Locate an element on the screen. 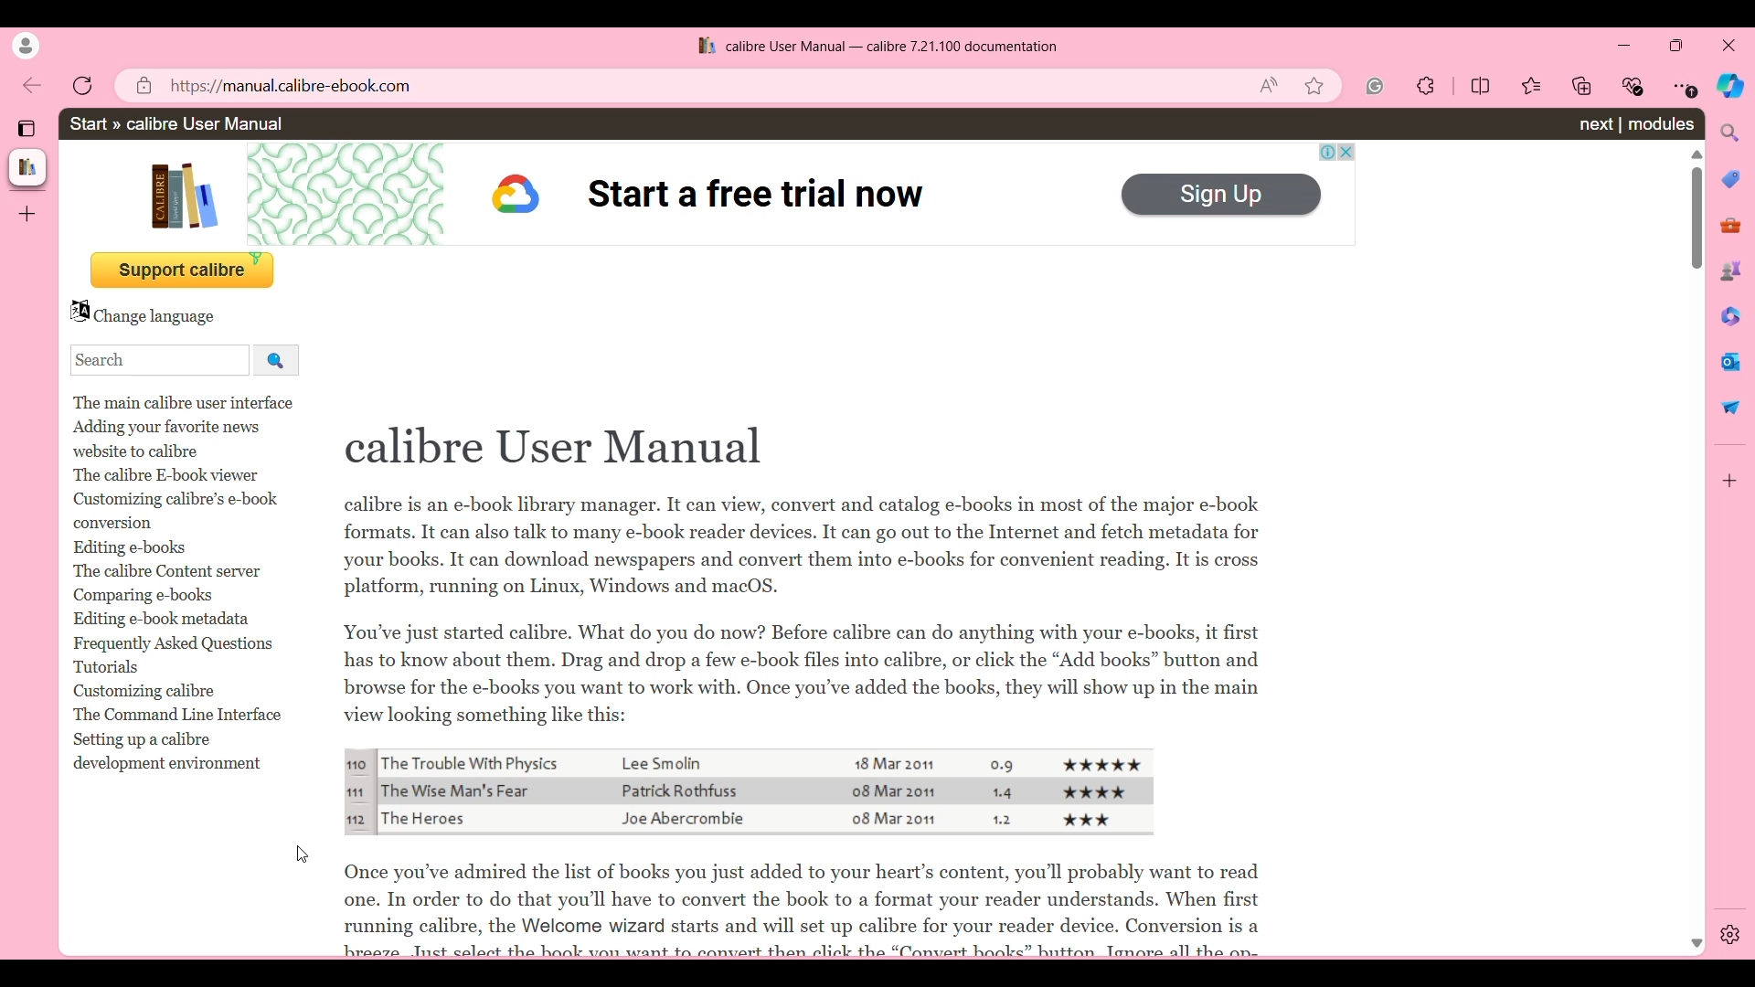 The width and height of the screenshot is (1755, 987). Reload page is located at coordinates (83, 85).